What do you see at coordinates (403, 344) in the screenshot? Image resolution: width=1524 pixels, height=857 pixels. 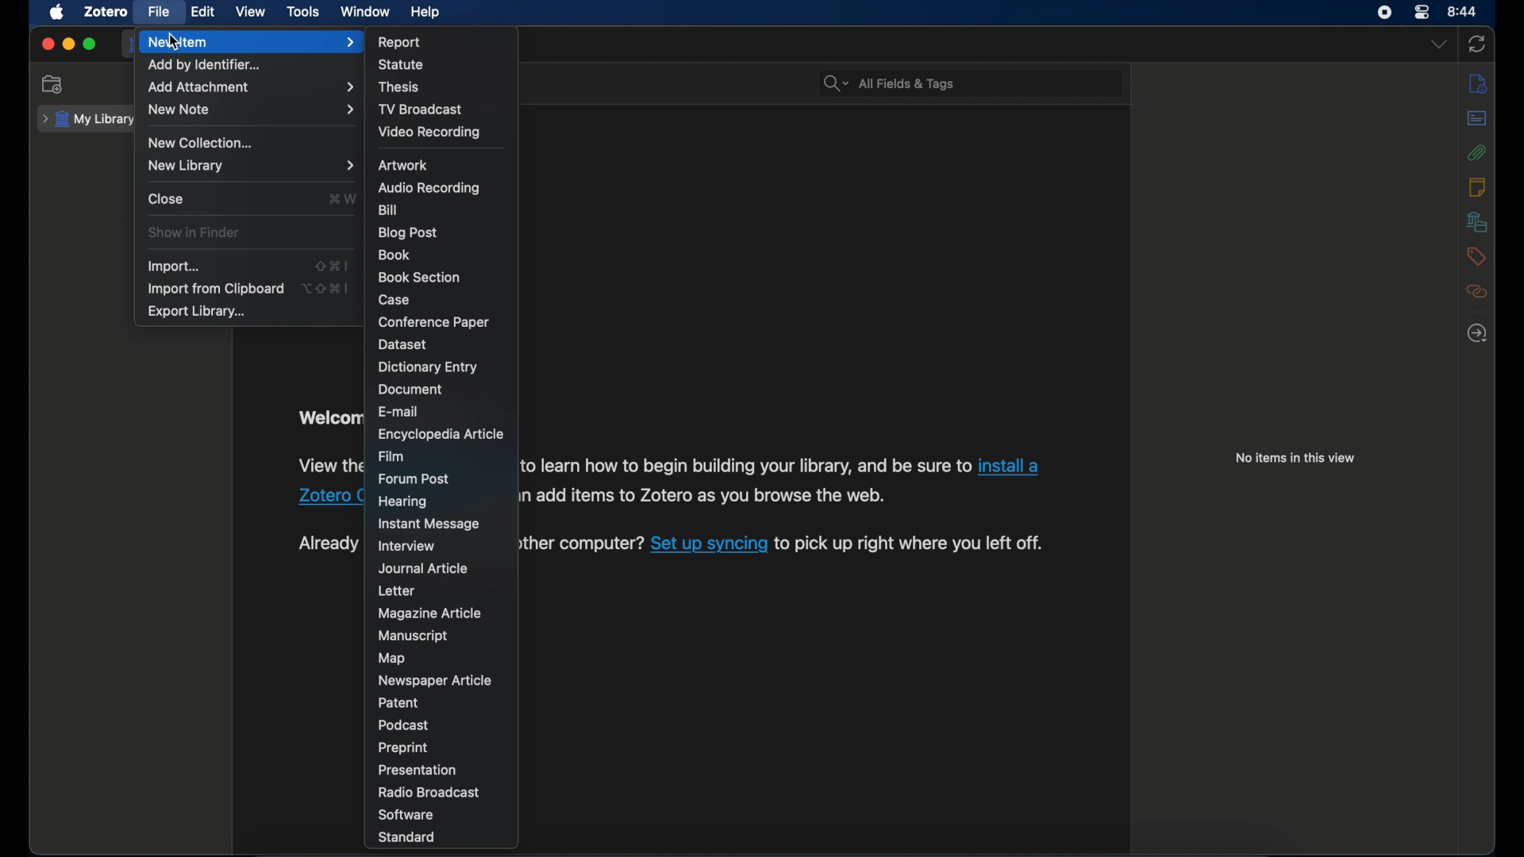 I see `dataset` at bounding box center [403, 344].